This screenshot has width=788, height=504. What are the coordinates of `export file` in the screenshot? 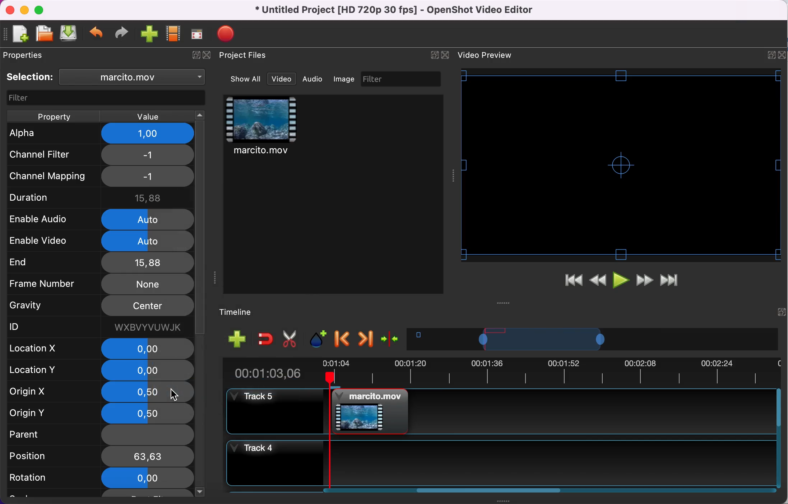 It's located at (230, 34).